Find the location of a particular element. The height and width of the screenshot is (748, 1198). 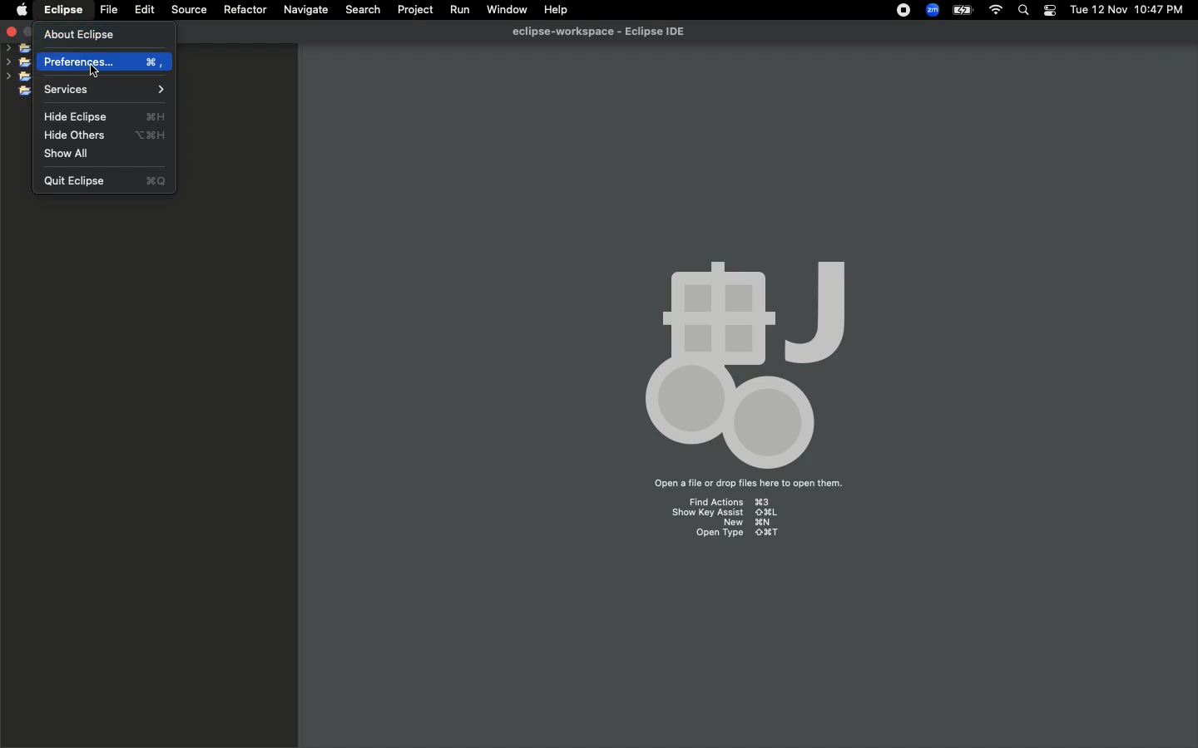

Zoom is located at coordinates (932, 10).